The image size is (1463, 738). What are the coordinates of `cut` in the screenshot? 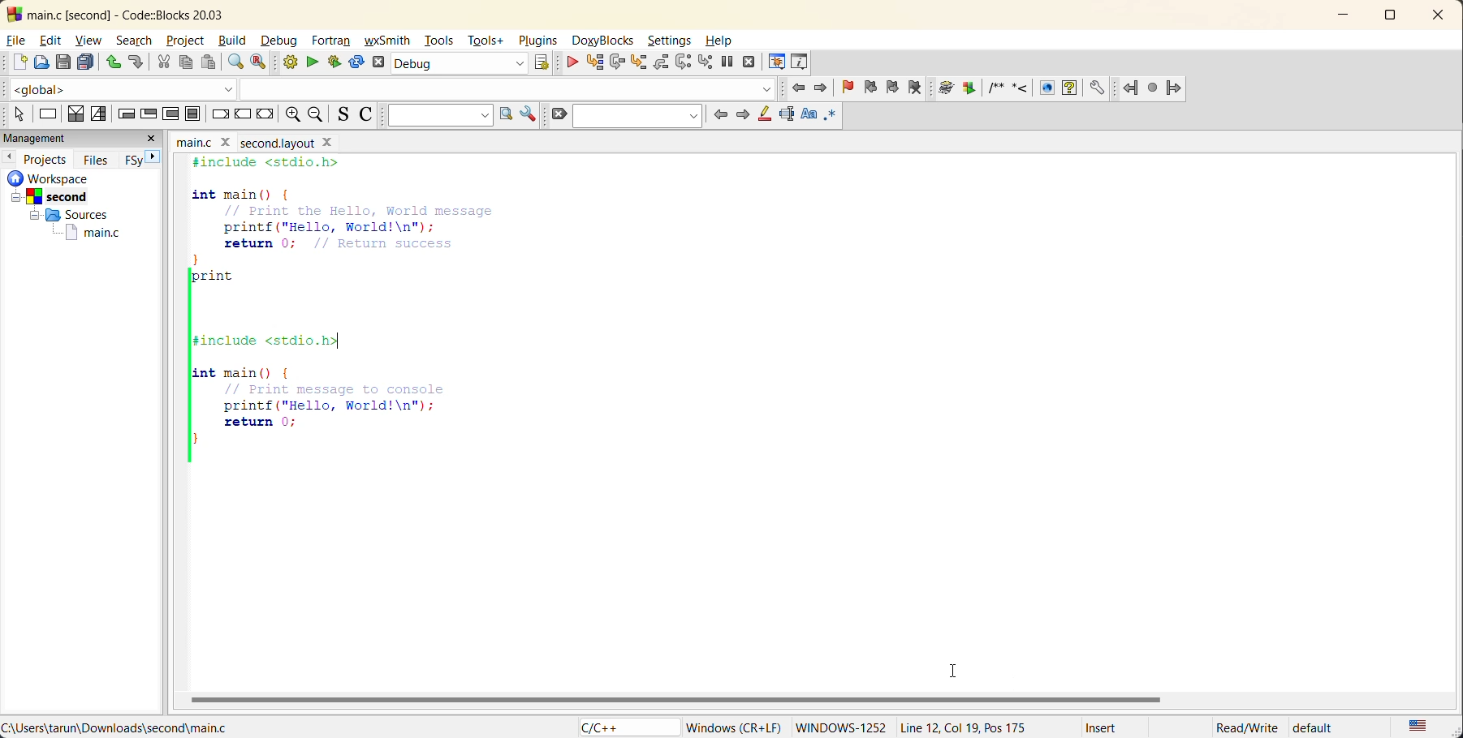 It's located at (163, 61).